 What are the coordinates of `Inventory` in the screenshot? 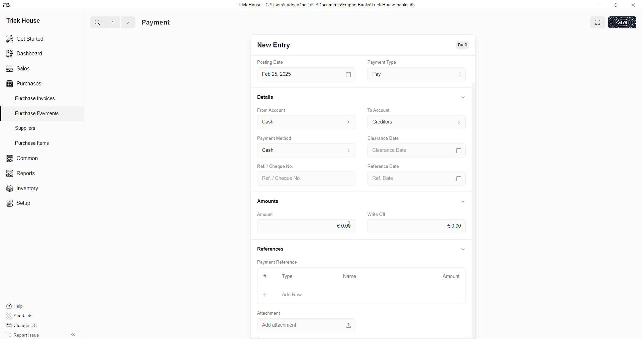 It's located at (26, 190).